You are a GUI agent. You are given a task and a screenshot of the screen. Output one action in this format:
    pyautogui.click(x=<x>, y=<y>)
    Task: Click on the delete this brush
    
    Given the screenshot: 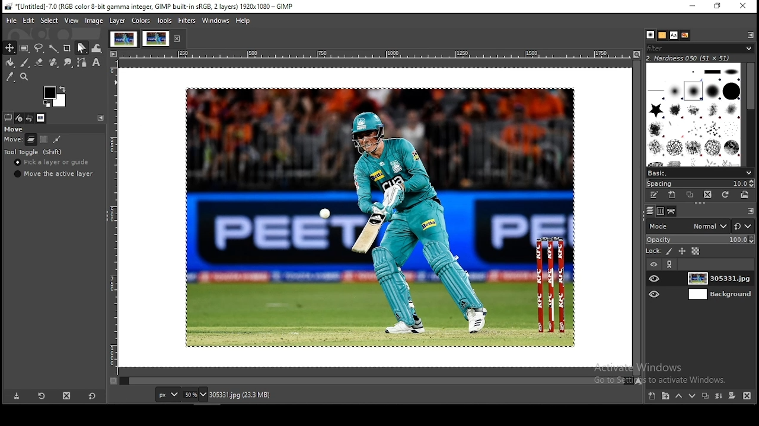 What is the action you would take?
    pyautogui.click(x=707, y=195)
    